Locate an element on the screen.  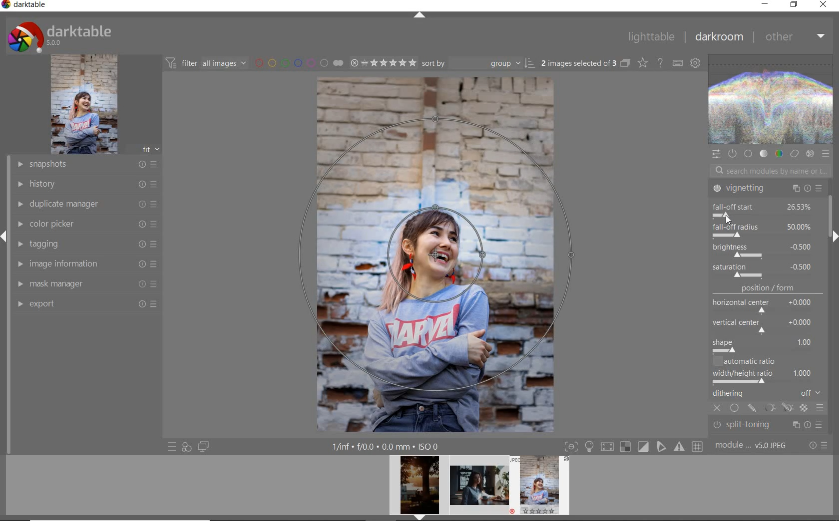
OTHER is located at coordinates (795, 36).